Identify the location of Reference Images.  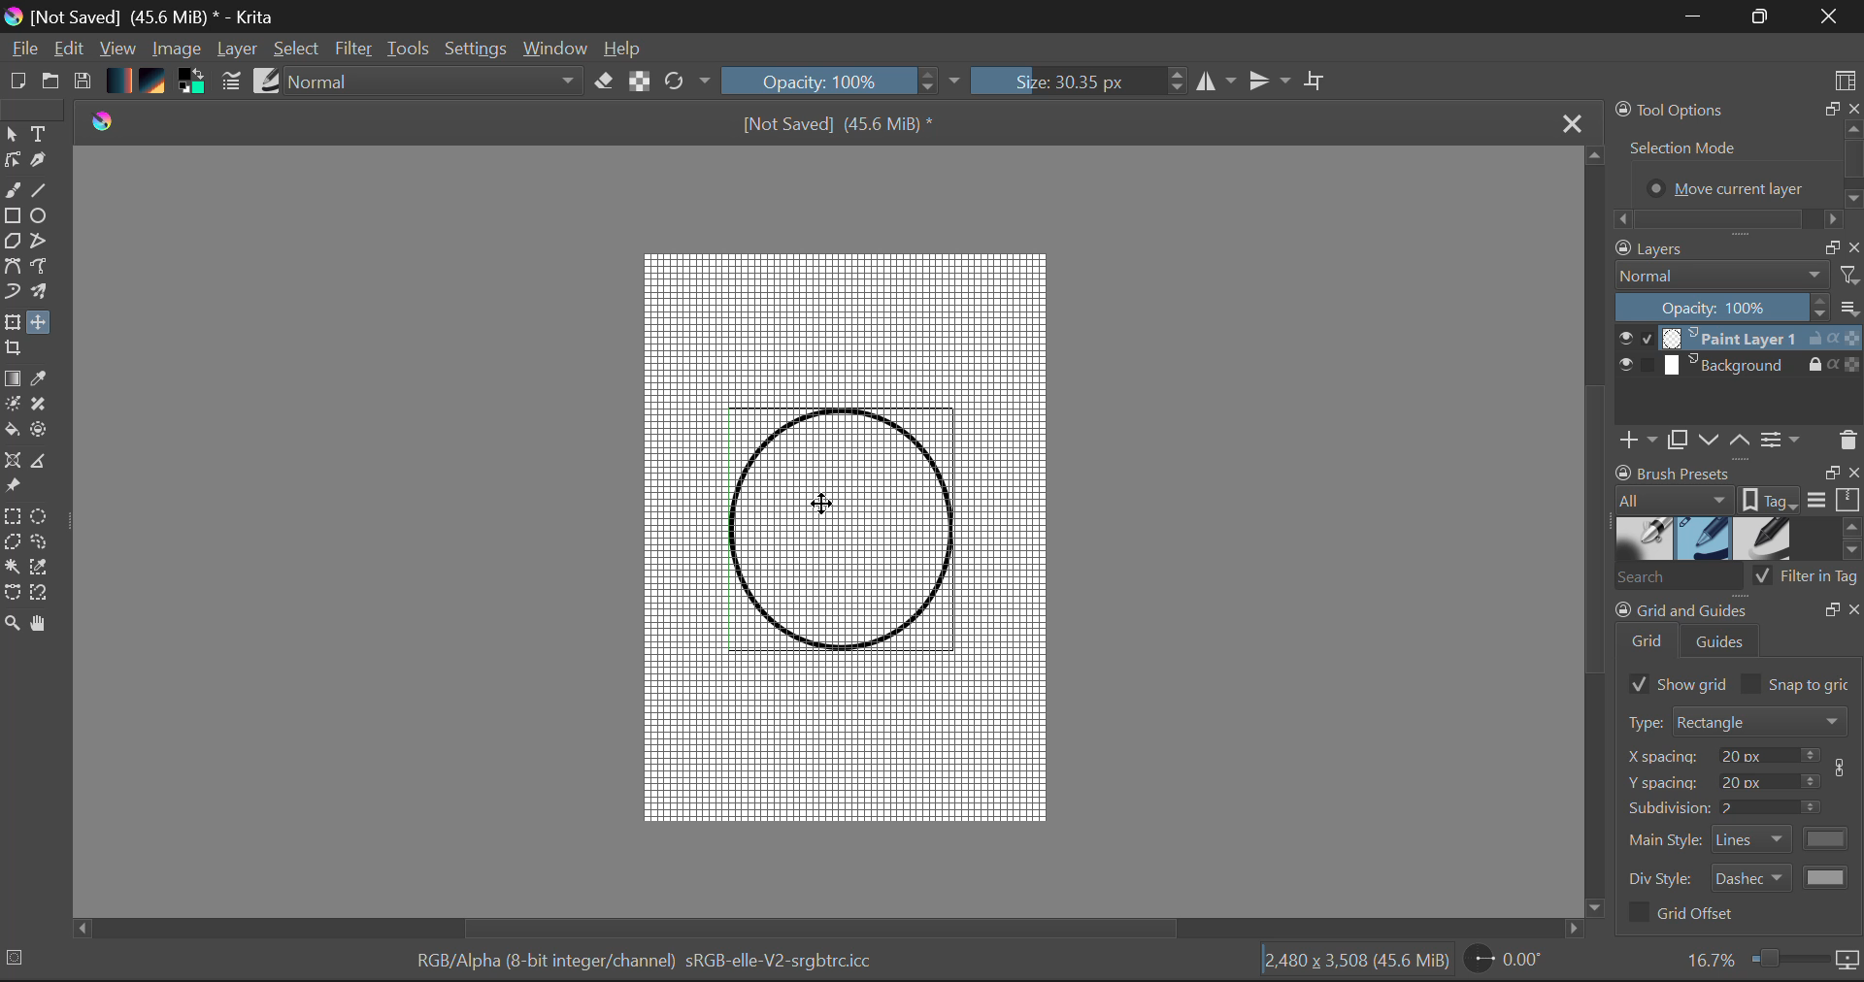
(13, 487).